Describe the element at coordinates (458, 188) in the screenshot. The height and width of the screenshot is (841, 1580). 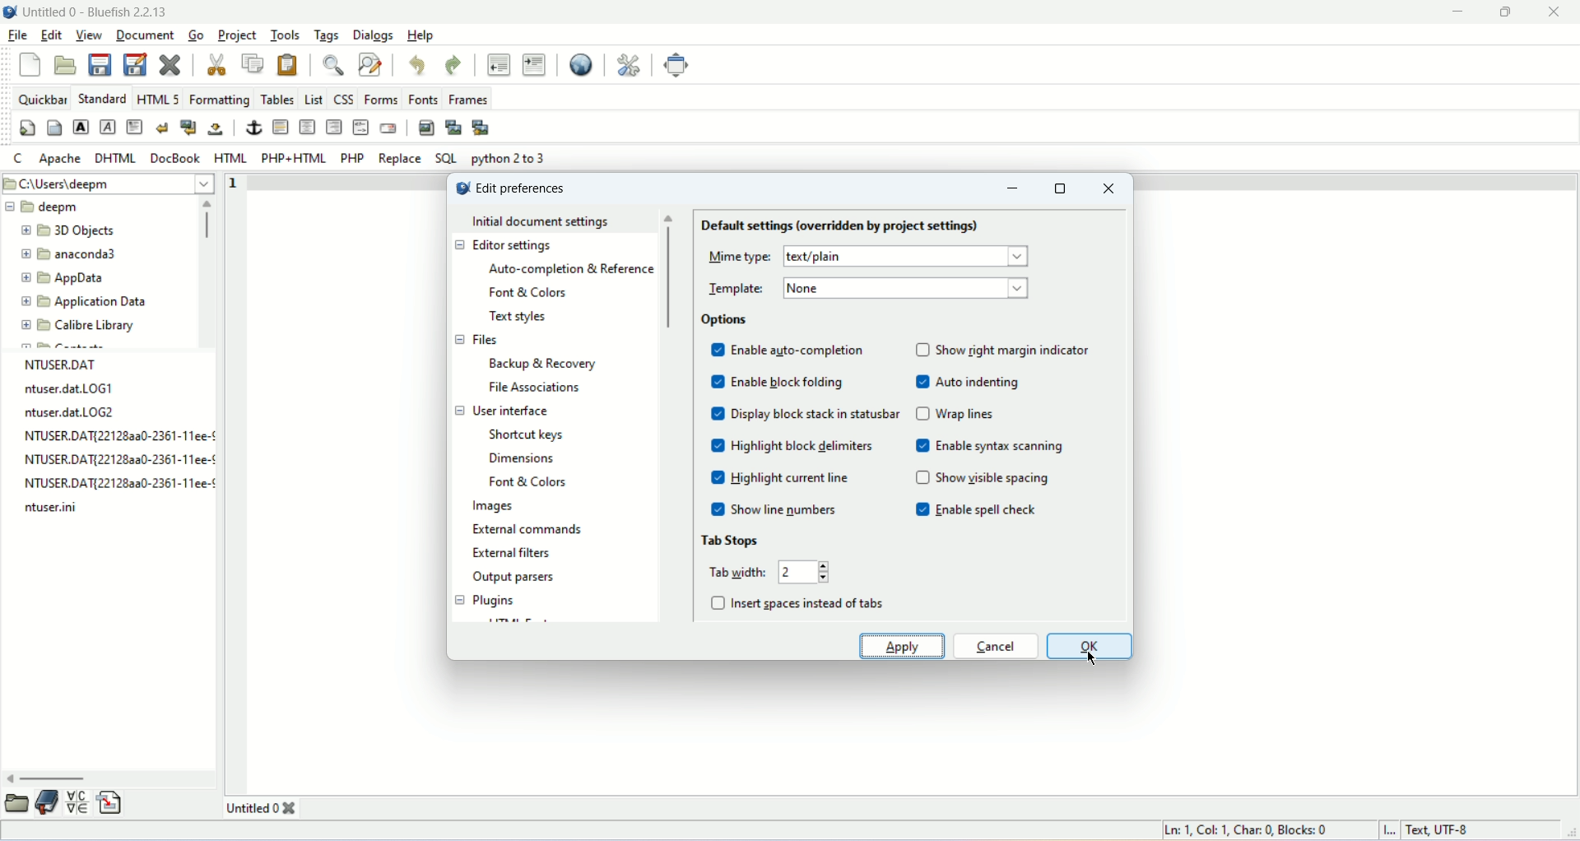
I see `logo` at that location.